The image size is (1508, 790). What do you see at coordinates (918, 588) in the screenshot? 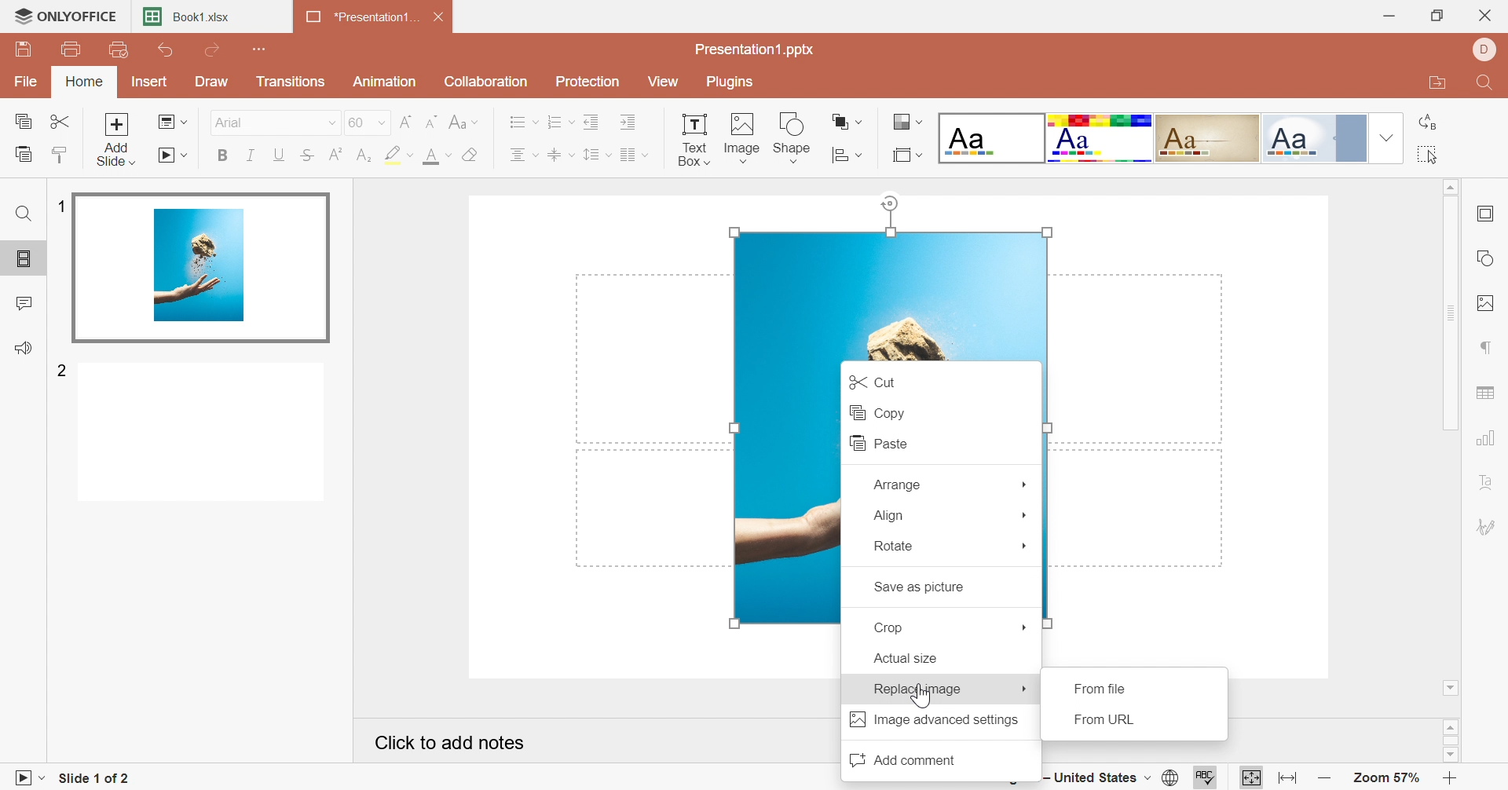
I see `Save as picture` at bounding box center [918, 588].